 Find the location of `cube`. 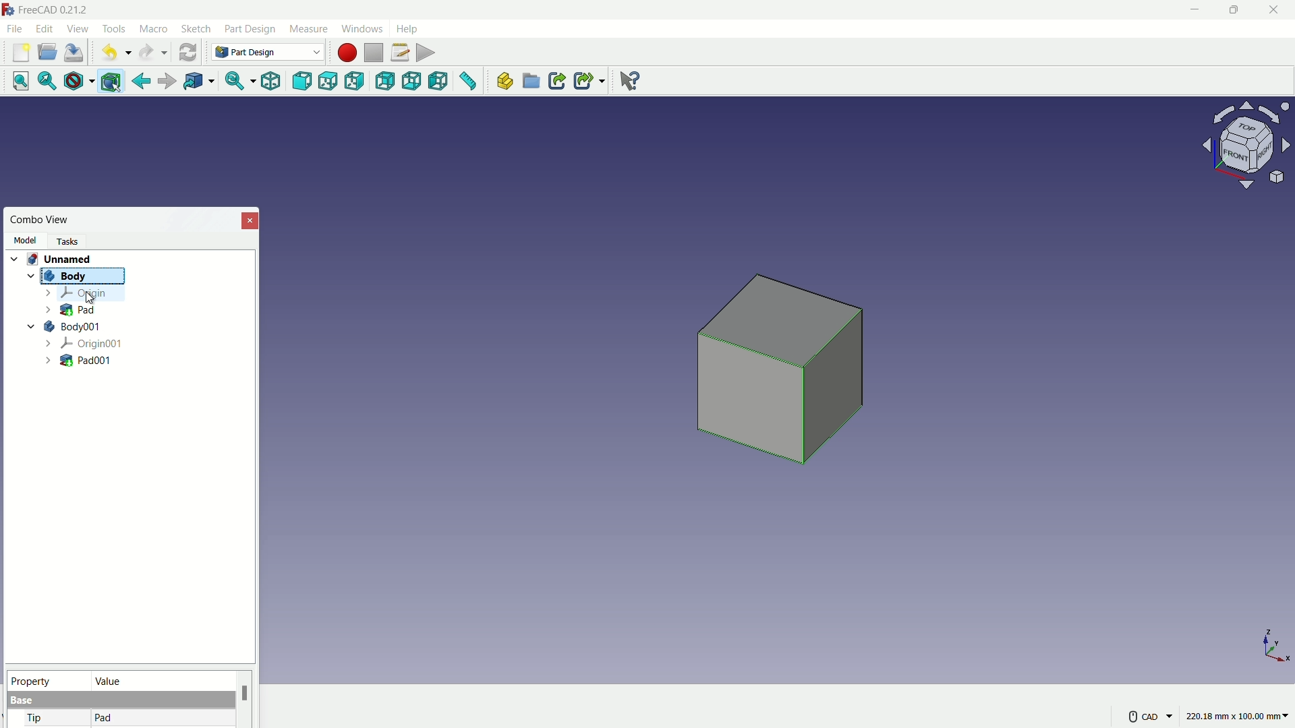

cube is located at coordinates (784, 376).